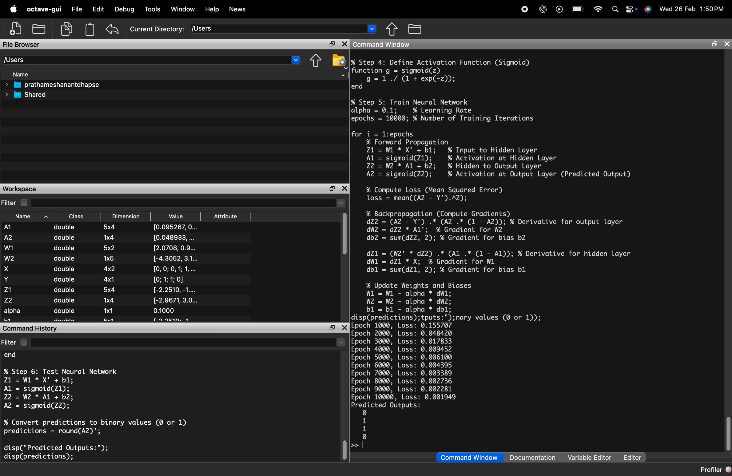  Describe the element at coordinates (712, 469) in the screenshot. I see `Profiler ` at that location.